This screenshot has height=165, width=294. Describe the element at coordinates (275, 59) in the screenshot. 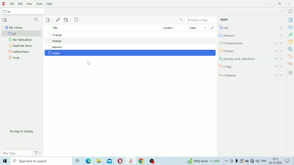

I see `add` at that location.